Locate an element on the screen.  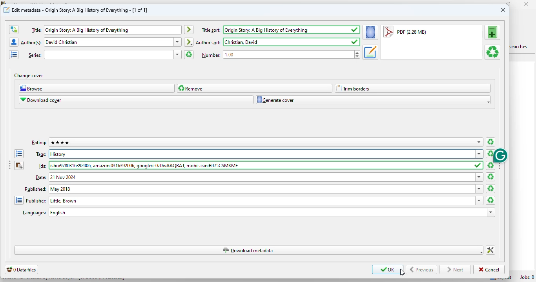
cancel is located at coordinates (489, 270).